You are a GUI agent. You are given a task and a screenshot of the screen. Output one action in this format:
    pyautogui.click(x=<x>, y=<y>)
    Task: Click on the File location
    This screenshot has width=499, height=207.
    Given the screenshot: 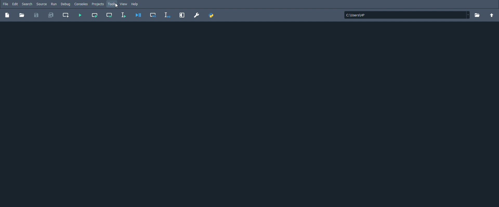 What is the action you would take?
    pyautogui.click(x=407, y=15)
    